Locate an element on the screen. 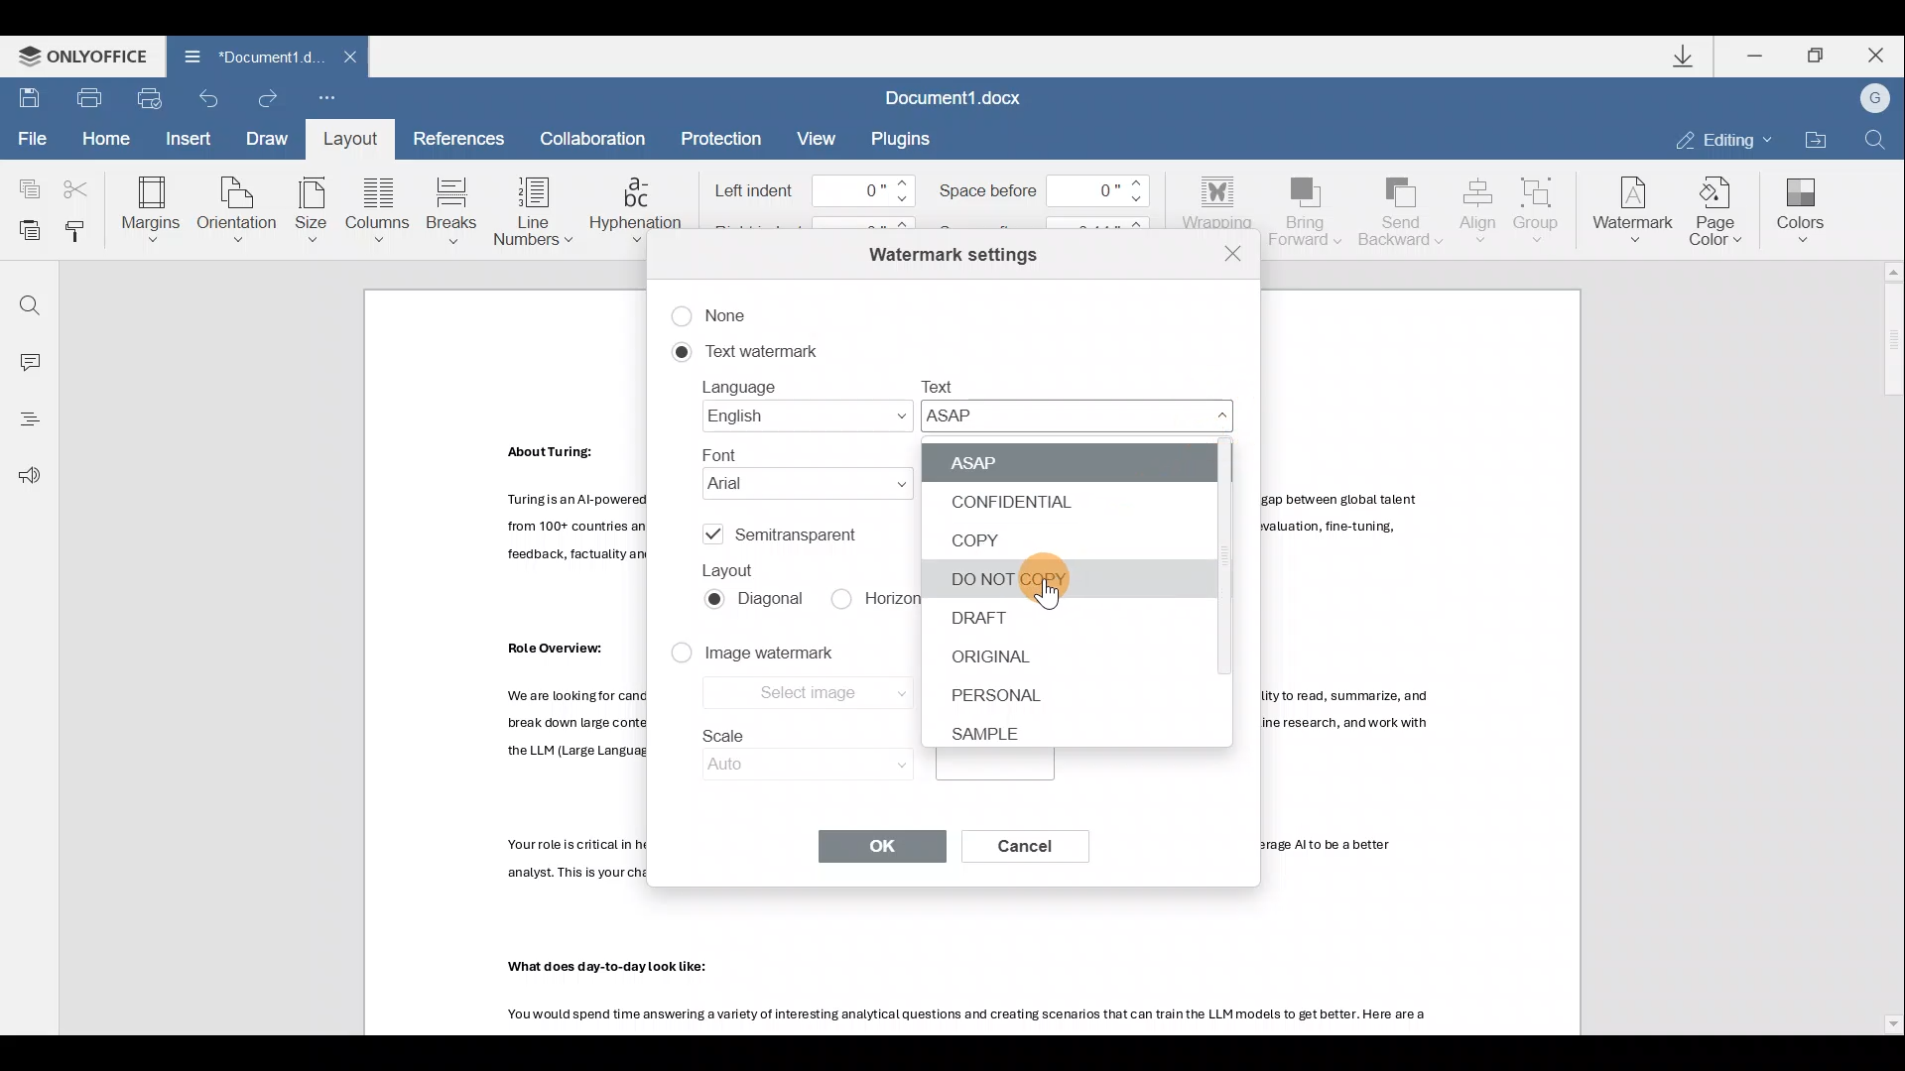 The image size is (1905, 1071). ORIGINAL is located at coordinates (993, 658).